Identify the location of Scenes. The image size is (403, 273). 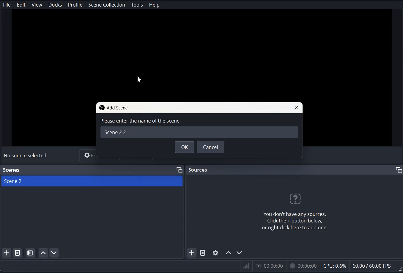
(12, 170).